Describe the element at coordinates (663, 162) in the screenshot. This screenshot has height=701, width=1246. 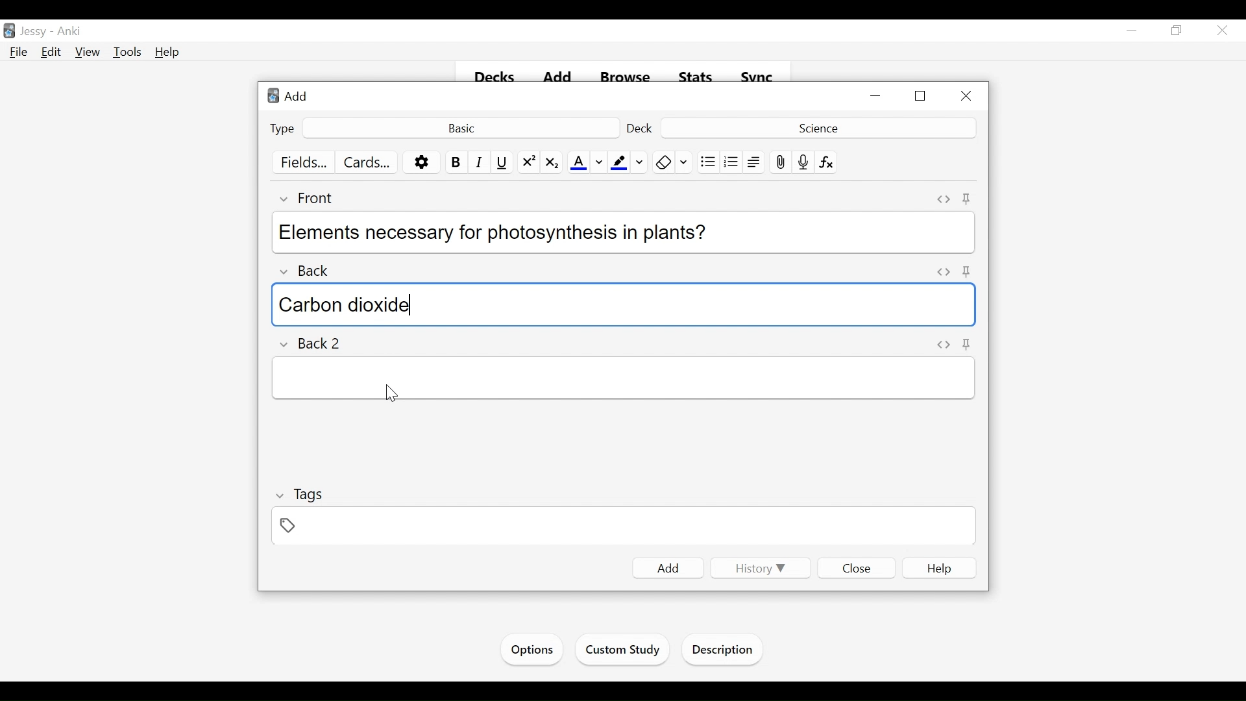
I see `Remove Formatting` at that location.